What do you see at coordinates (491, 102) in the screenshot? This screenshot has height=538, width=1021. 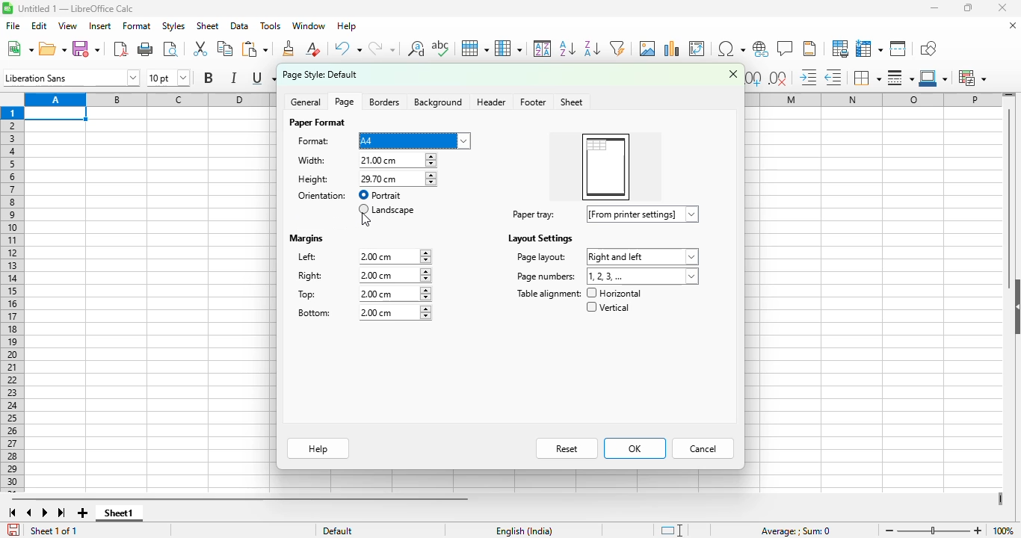 I see `header` at bounding box center [491, 102].